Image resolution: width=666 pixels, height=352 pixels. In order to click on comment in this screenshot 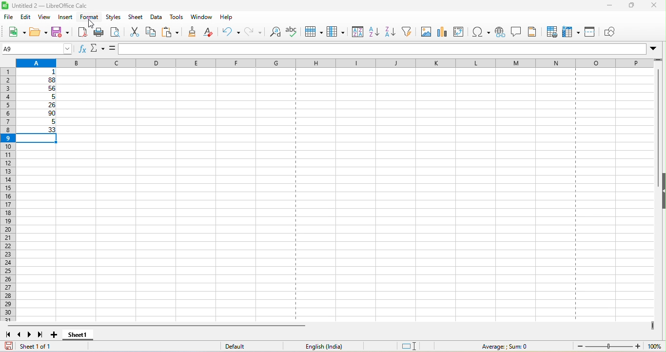, I will do `click(516, 32)`.